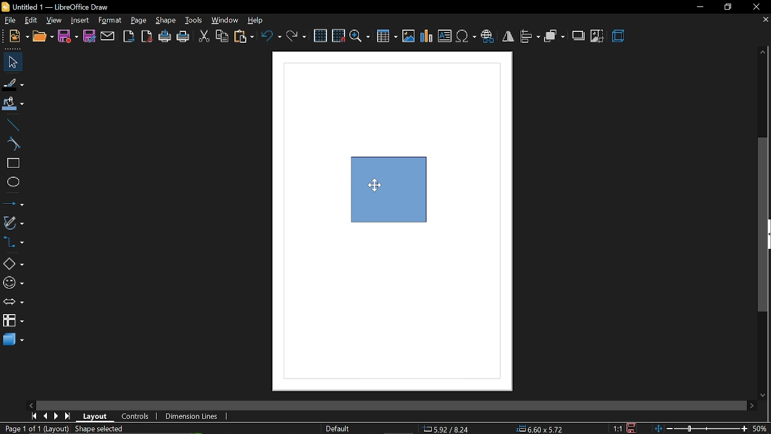 The height and width of the screenshot is (434, 771). Describe the element at coordinates (90, 37) in the screenshot. I see `save as` at that location.